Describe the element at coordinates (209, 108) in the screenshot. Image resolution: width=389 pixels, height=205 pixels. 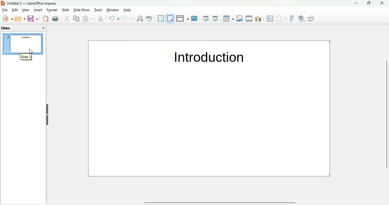
I see `slide 1` at that location.